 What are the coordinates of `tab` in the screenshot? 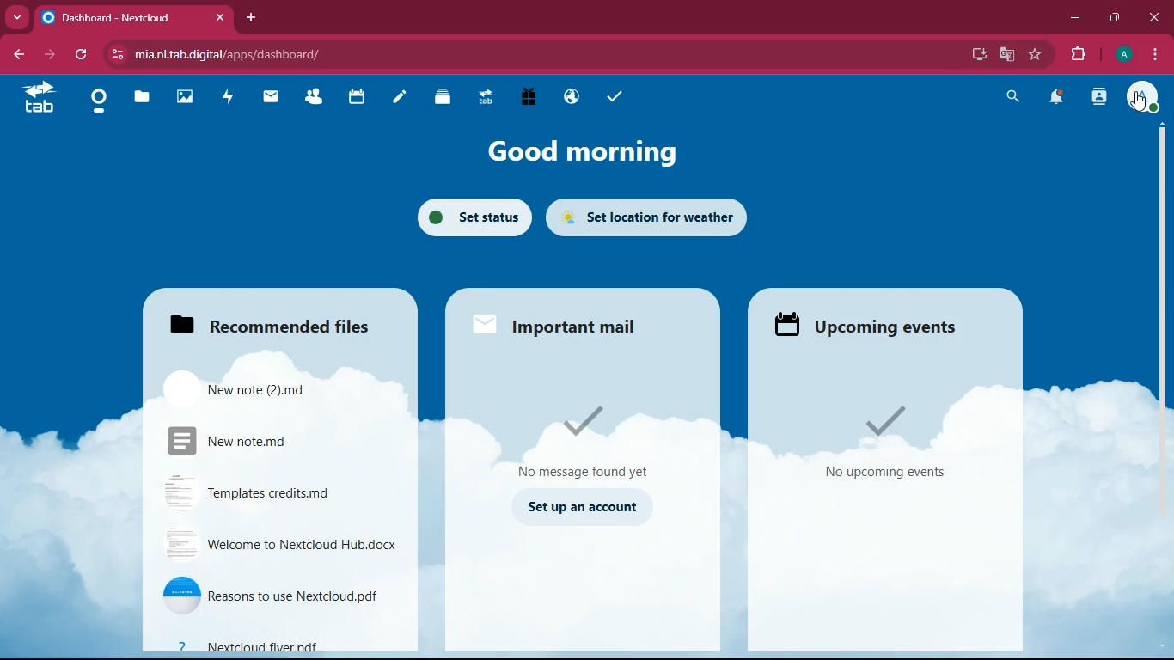 It's located at (482, 96).